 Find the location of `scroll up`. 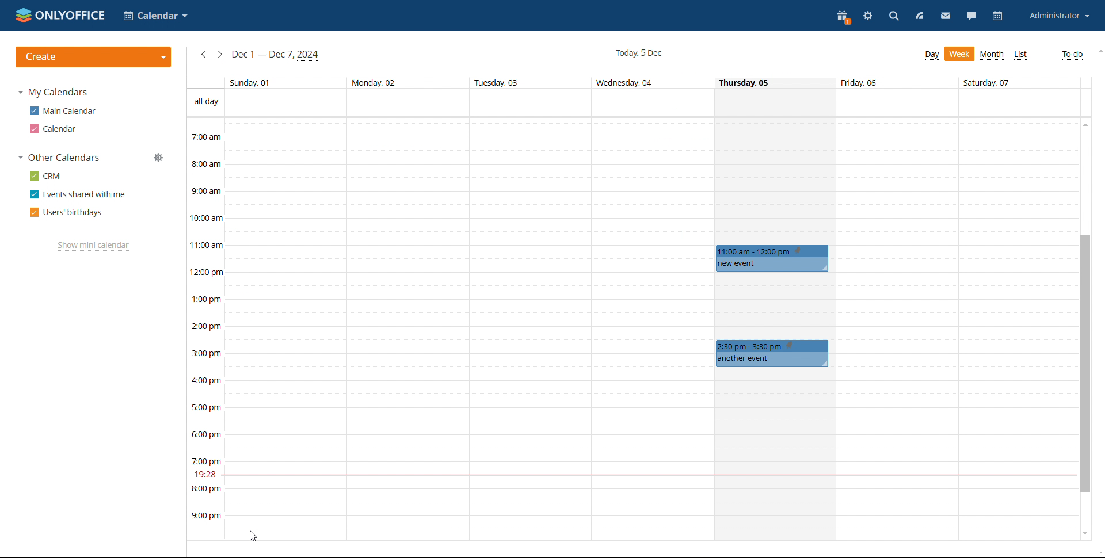

scroll up is located at coordinates (1098, 51).